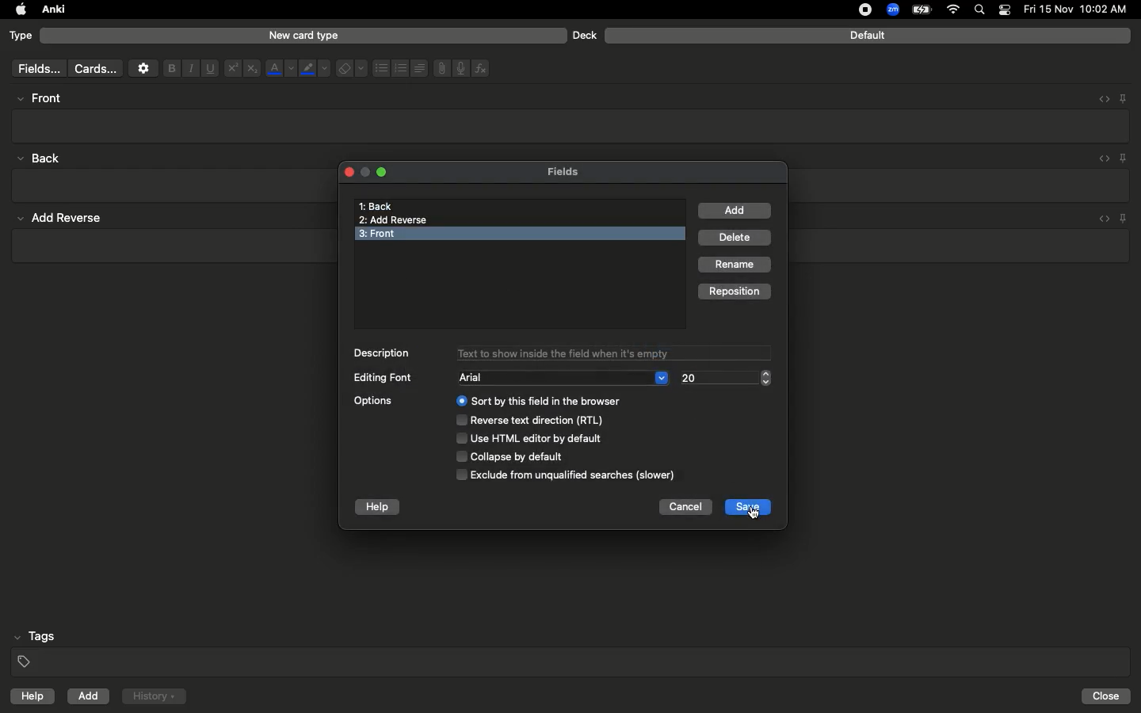 The height and width of the screenshot is (713, 1141). Describe the element at coordinates (303, 35) in the screenshot. I see `New card type` at that location.